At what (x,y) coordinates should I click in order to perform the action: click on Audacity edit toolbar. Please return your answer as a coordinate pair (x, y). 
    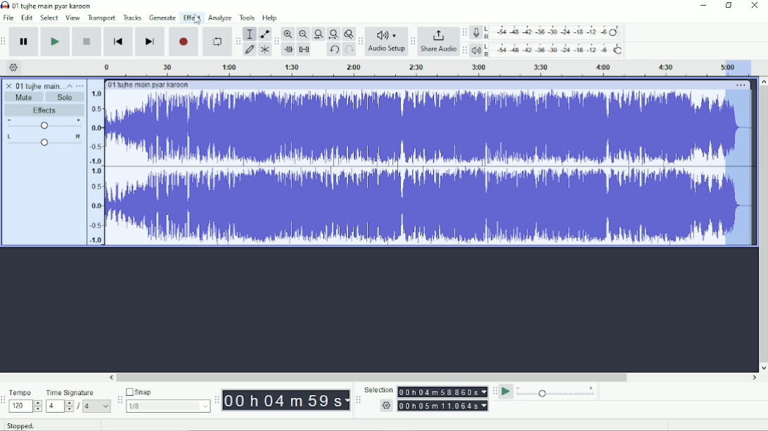
    Looking at the image, I should click on (275, 41).